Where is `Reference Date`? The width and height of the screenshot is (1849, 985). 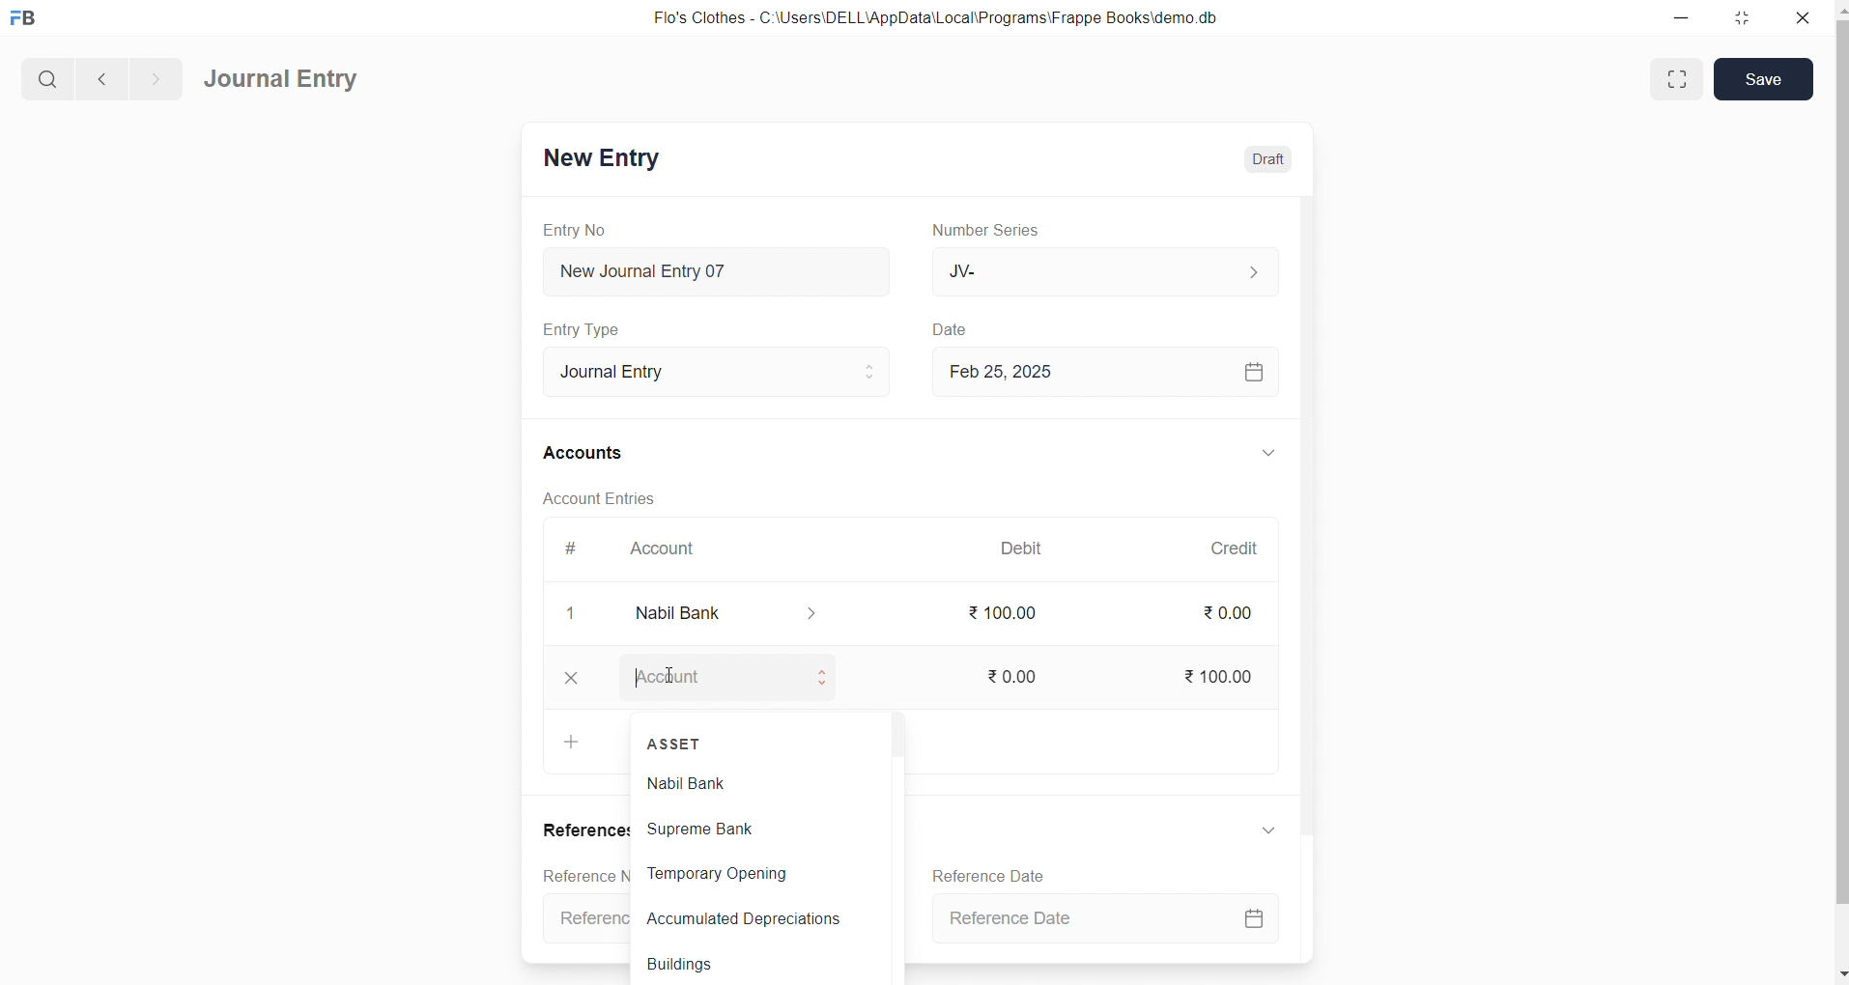
Reference Date is located at coordinates (1099, 919).